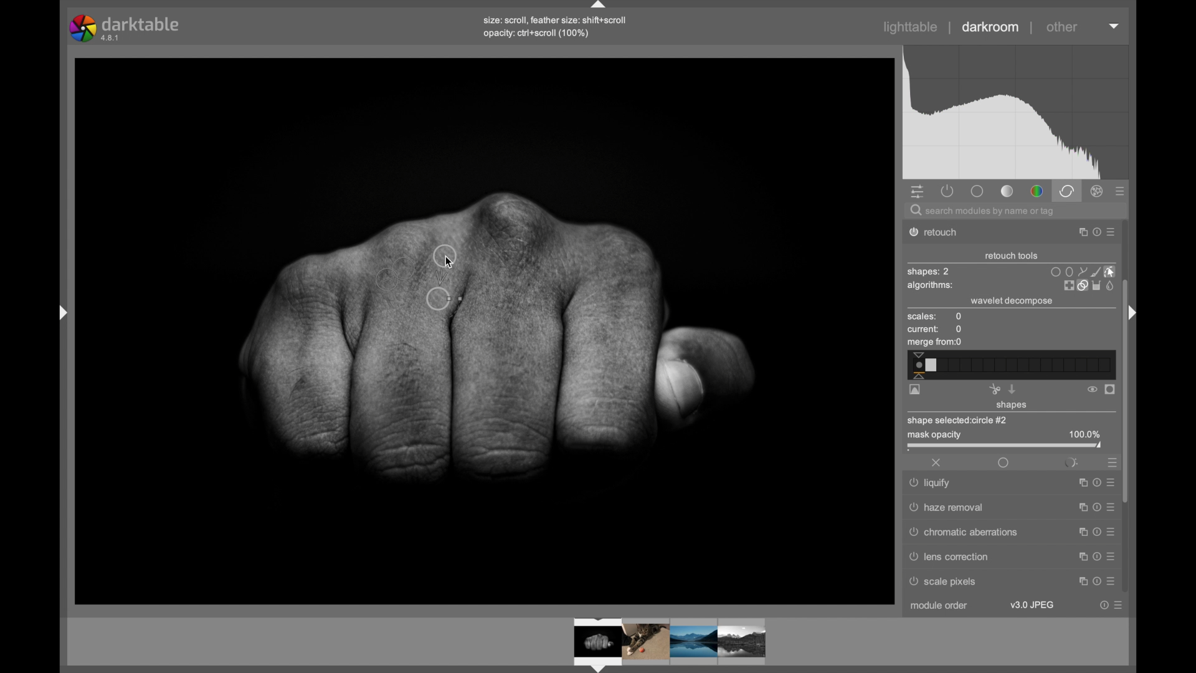 Image resolution: width=1196 pixels, height=673 pixels. I want to click on color, so click(1037, 192).